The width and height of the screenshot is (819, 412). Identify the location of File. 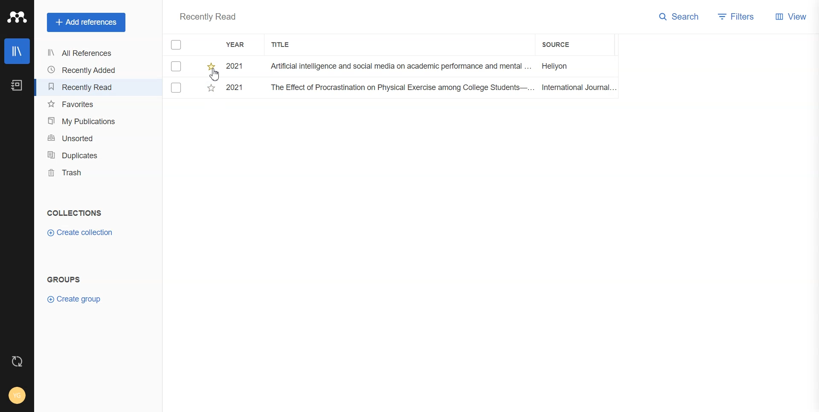
(390, 90).